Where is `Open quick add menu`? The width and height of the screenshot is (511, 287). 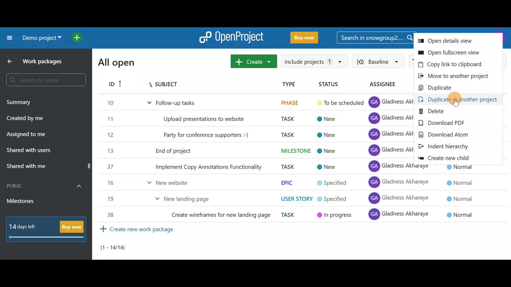
Open quick add menu is located at coordinates (78, 36).